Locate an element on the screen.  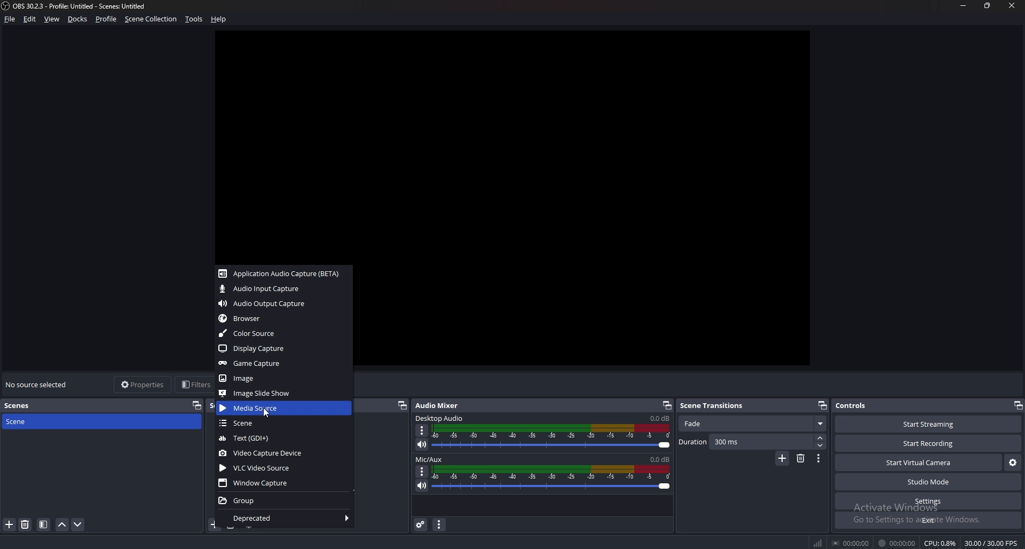
Desktop audio is located at coordinates (440, 418).